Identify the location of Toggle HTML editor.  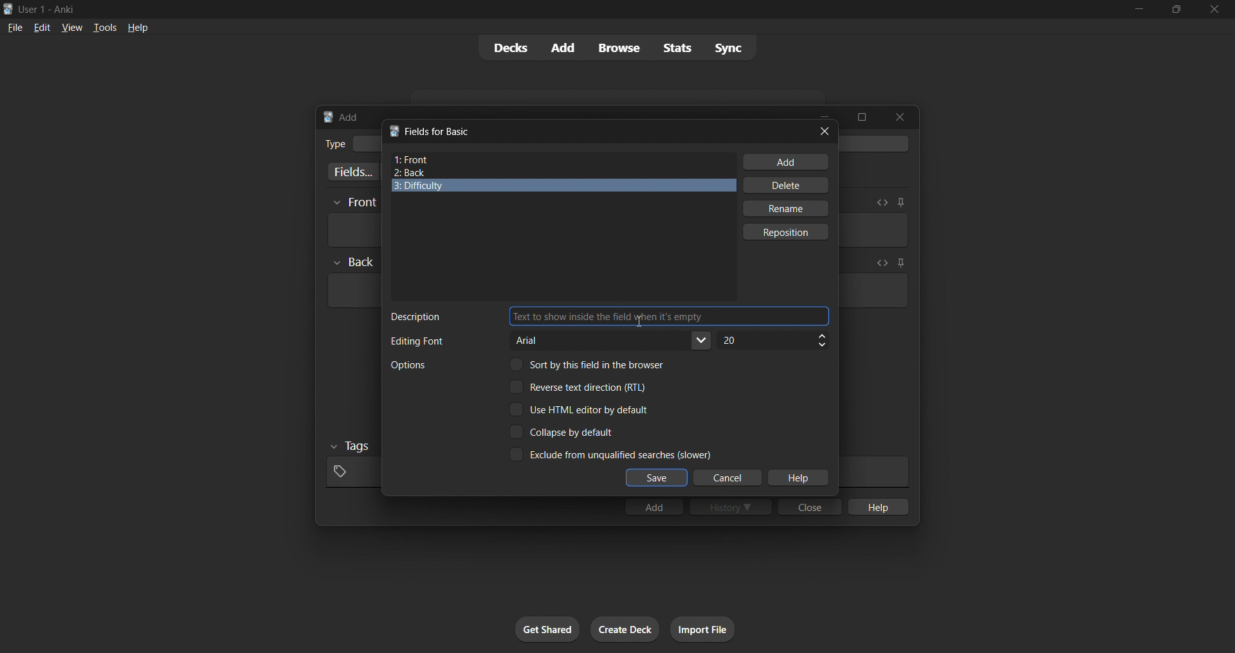
(882, 202).